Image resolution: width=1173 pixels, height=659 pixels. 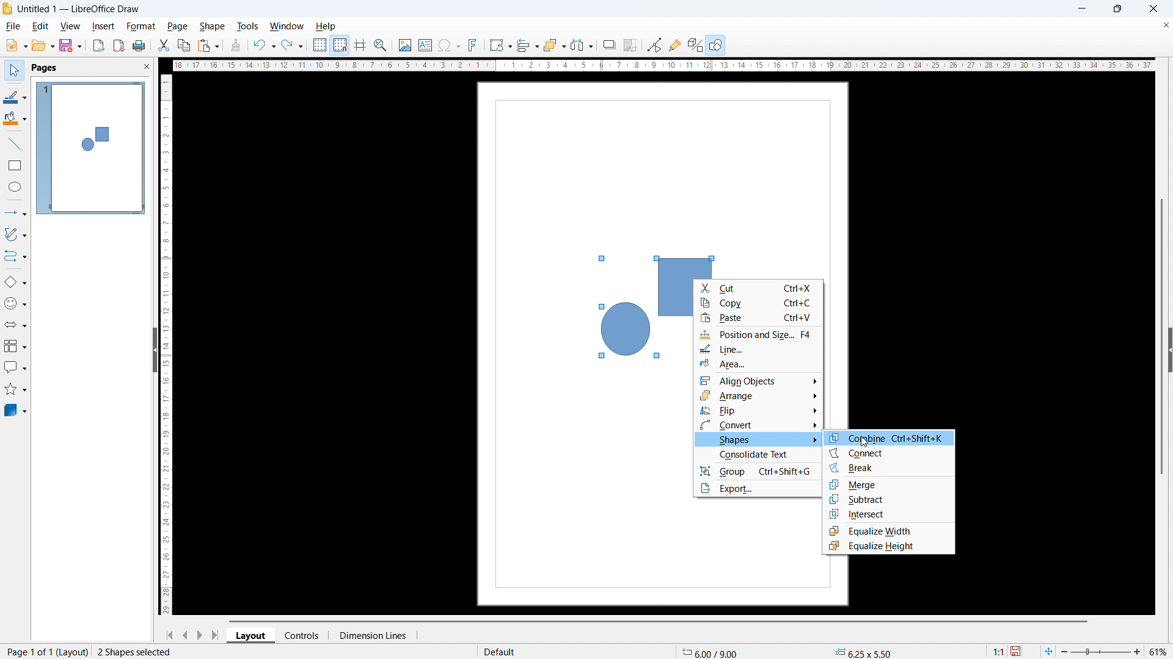 I want to click on close pane, so click(x=146, y=67).